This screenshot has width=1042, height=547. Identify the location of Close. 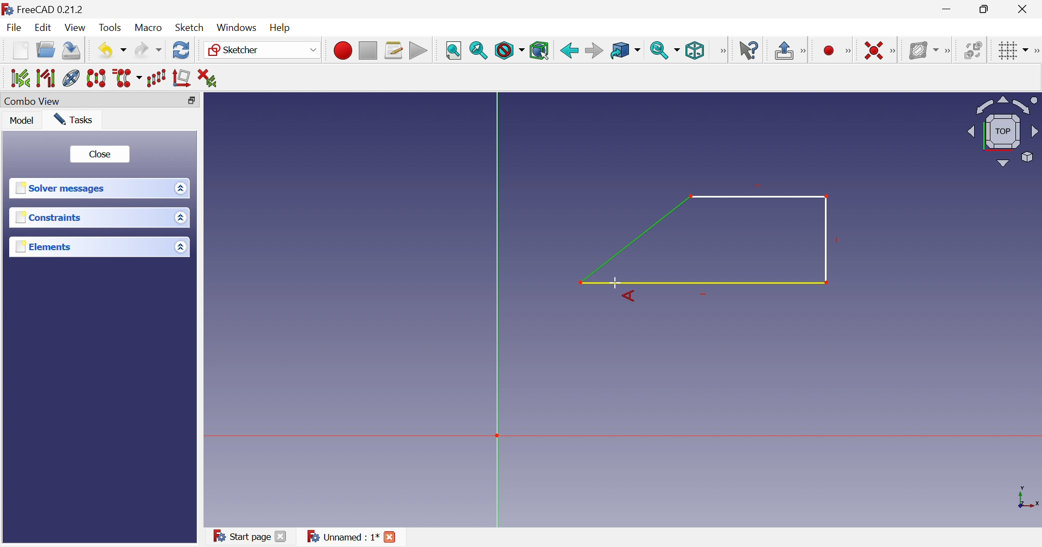
(100, 153).